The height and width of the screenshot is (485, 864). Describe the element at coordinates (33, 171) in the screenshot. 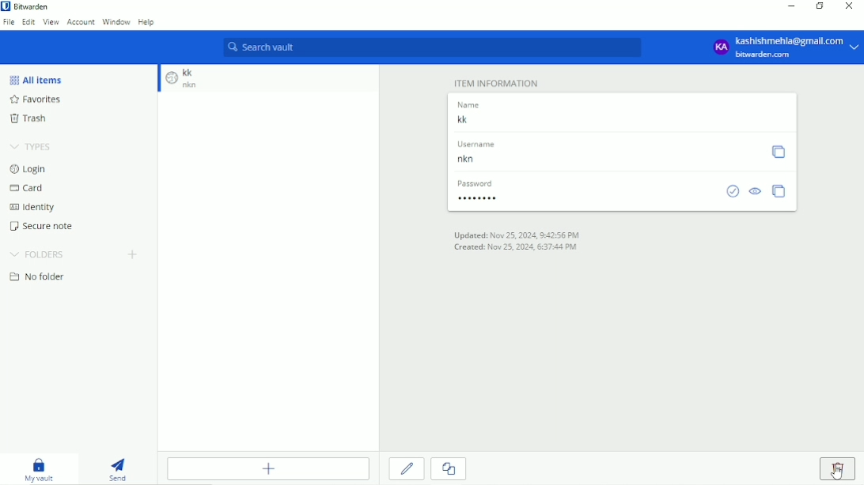

I see `Login` at that location.